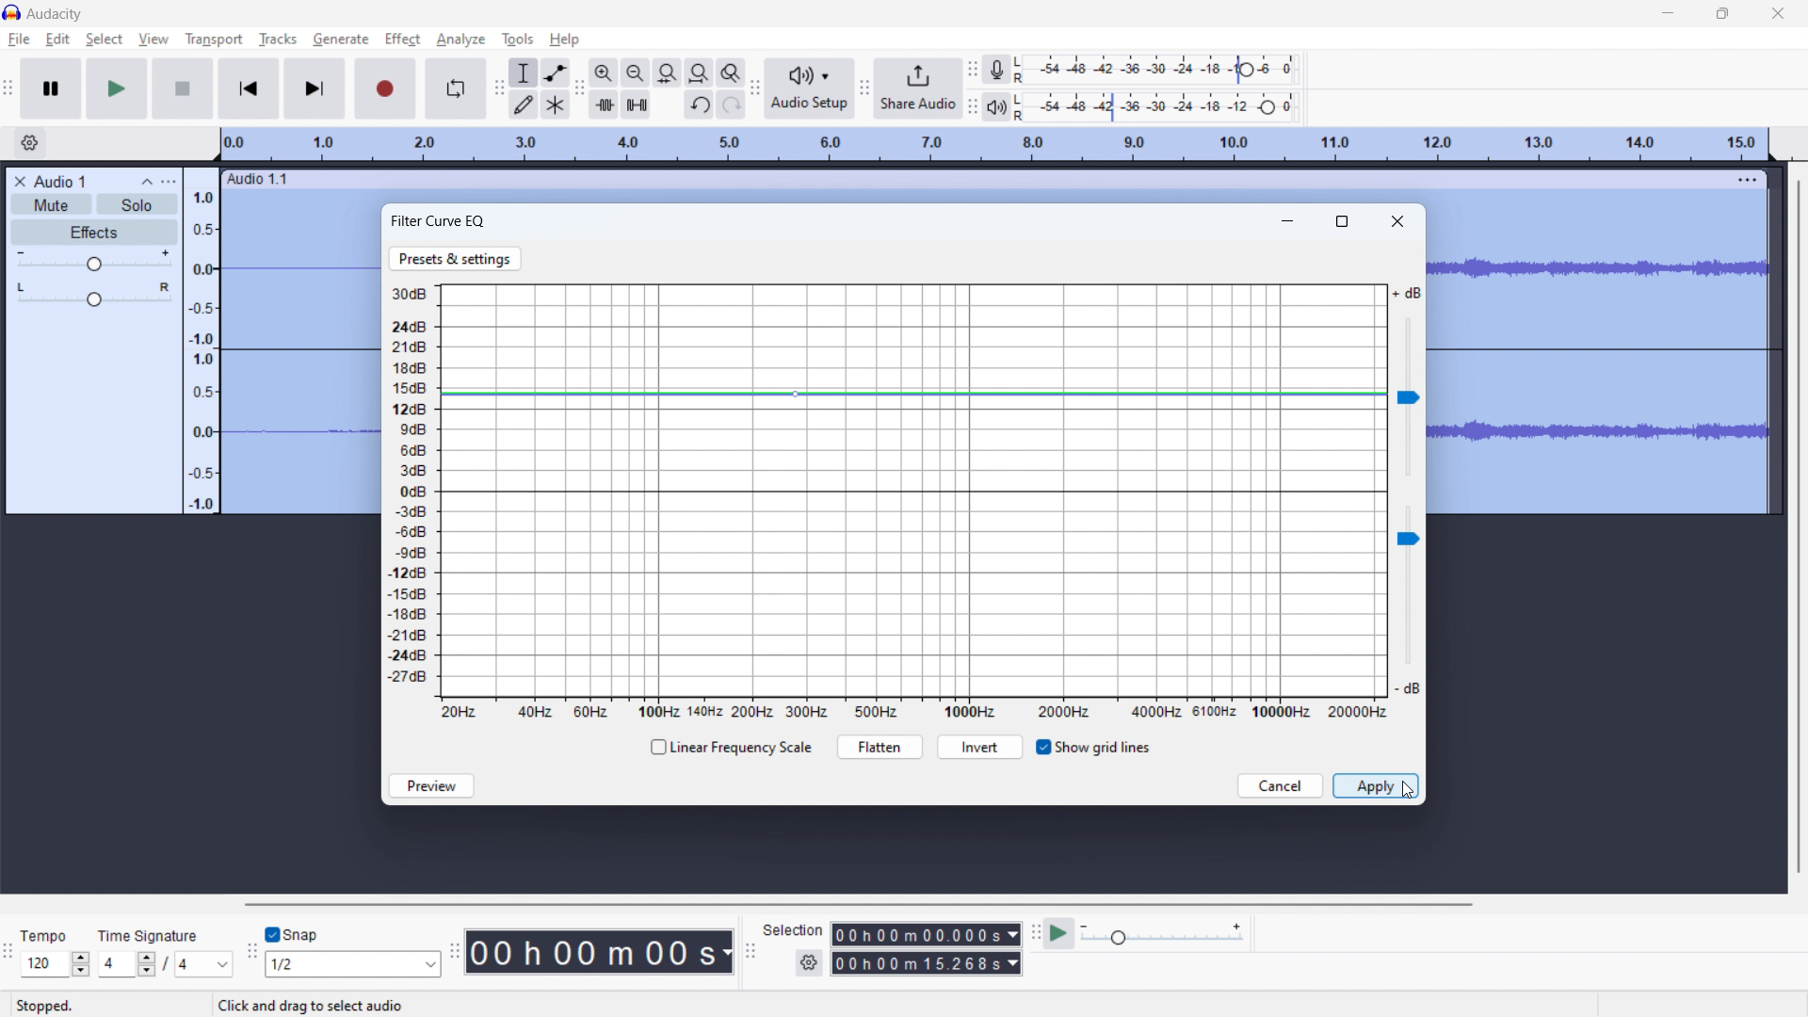 This screenshot has height=1017, width=1808. What do you see at coordinates (699, 72) in the screenshot?
I see `fit project to width` at bounding box center [699, 72].